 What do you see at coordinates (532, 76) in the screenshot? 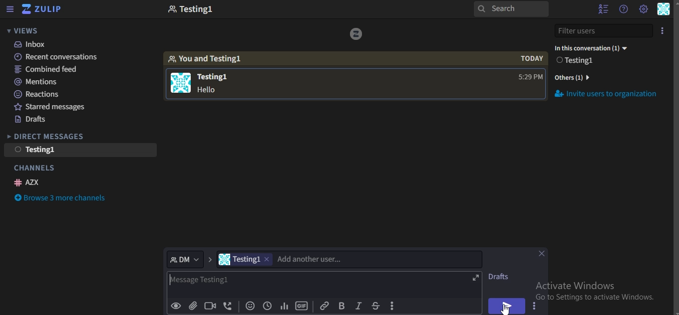
I see `time` at bounding box center [532, 76].